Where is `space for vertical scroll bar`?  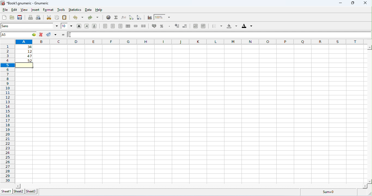
space for vertical scroll bar is located at coordinates (369, 112).